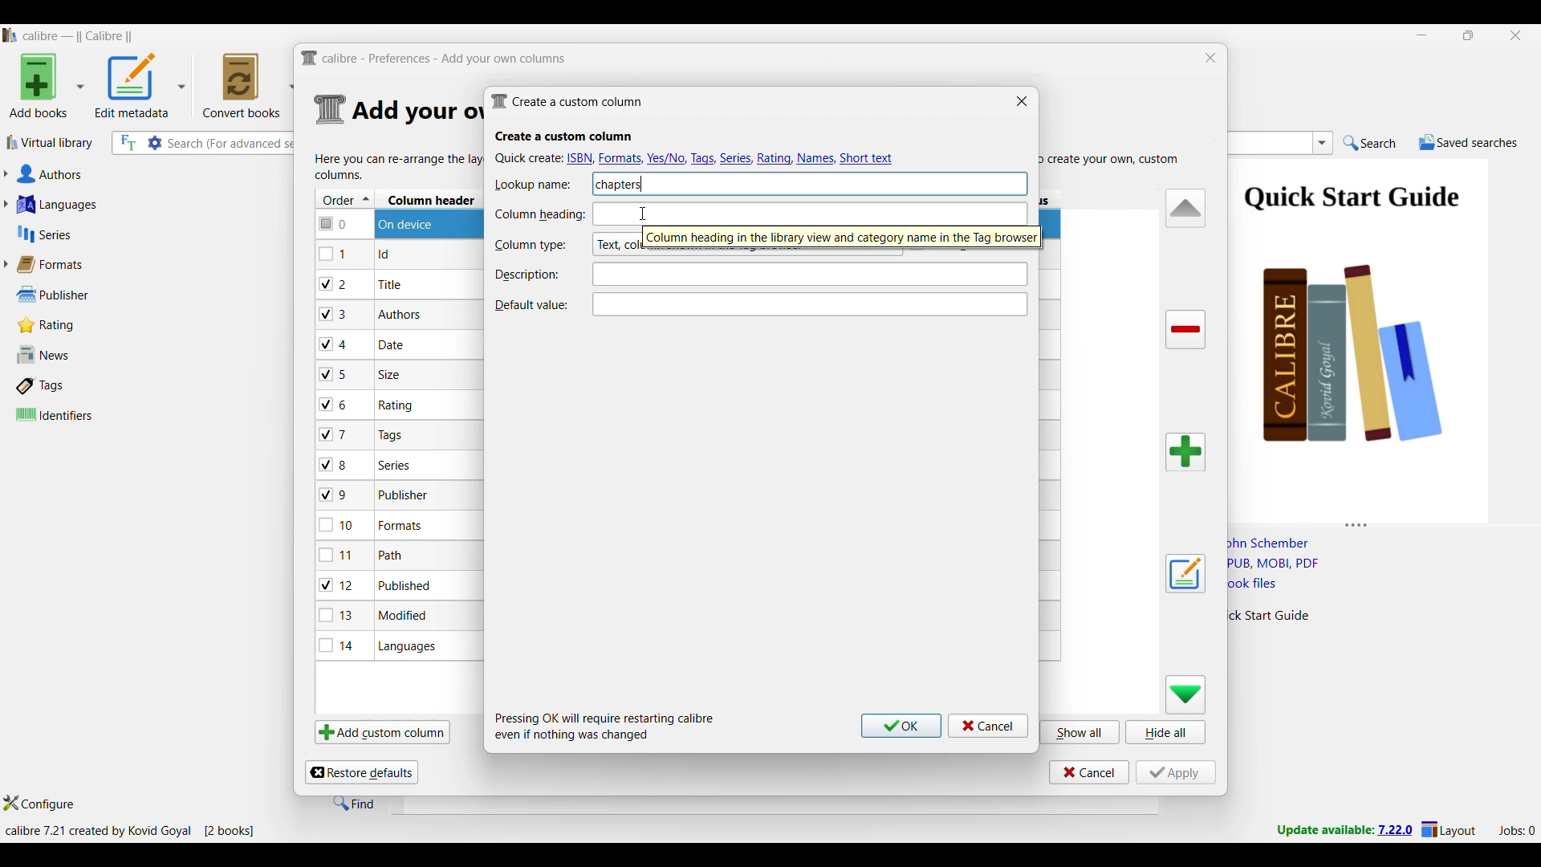 This screenshot has height=867, width=1541. Describe the element at coordinates (1080, 731) in the screenshot. I see `Show all` at that location.